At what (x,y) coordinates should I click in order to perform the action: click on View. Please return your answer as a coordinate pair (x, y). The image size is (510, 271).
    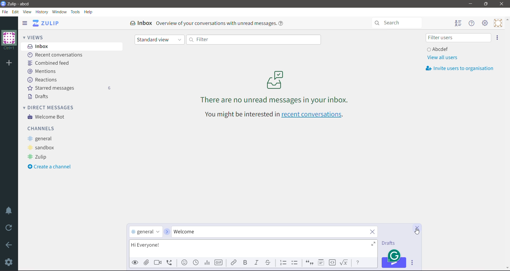
    Looking at the image, I should click on (28, 12).